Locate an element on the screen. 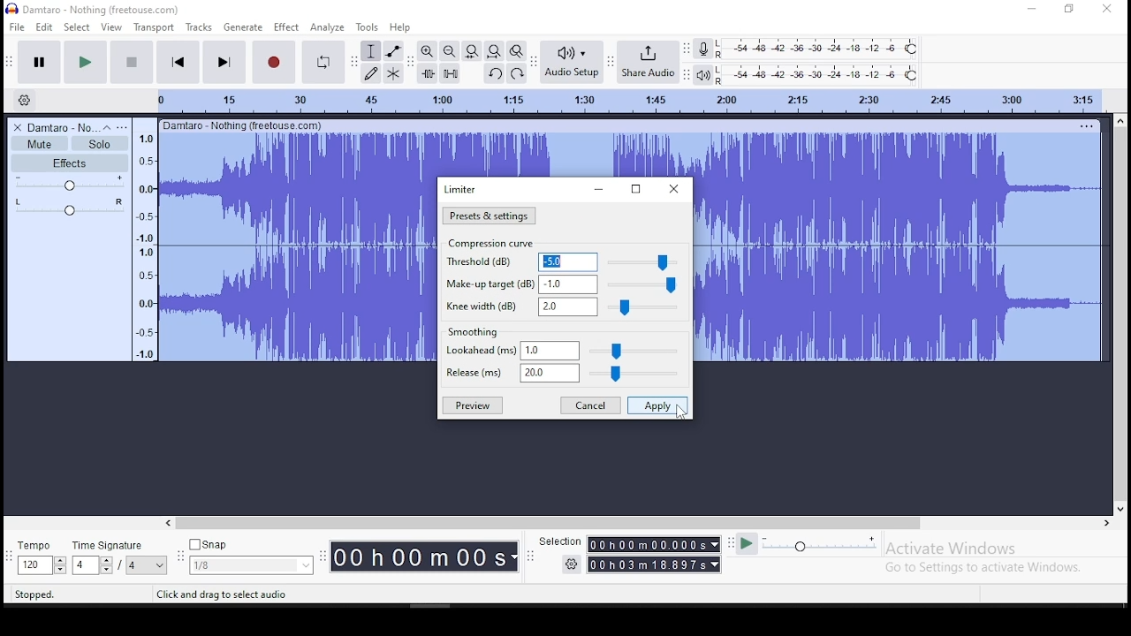  selection tool is located at coordinates (370, 51).